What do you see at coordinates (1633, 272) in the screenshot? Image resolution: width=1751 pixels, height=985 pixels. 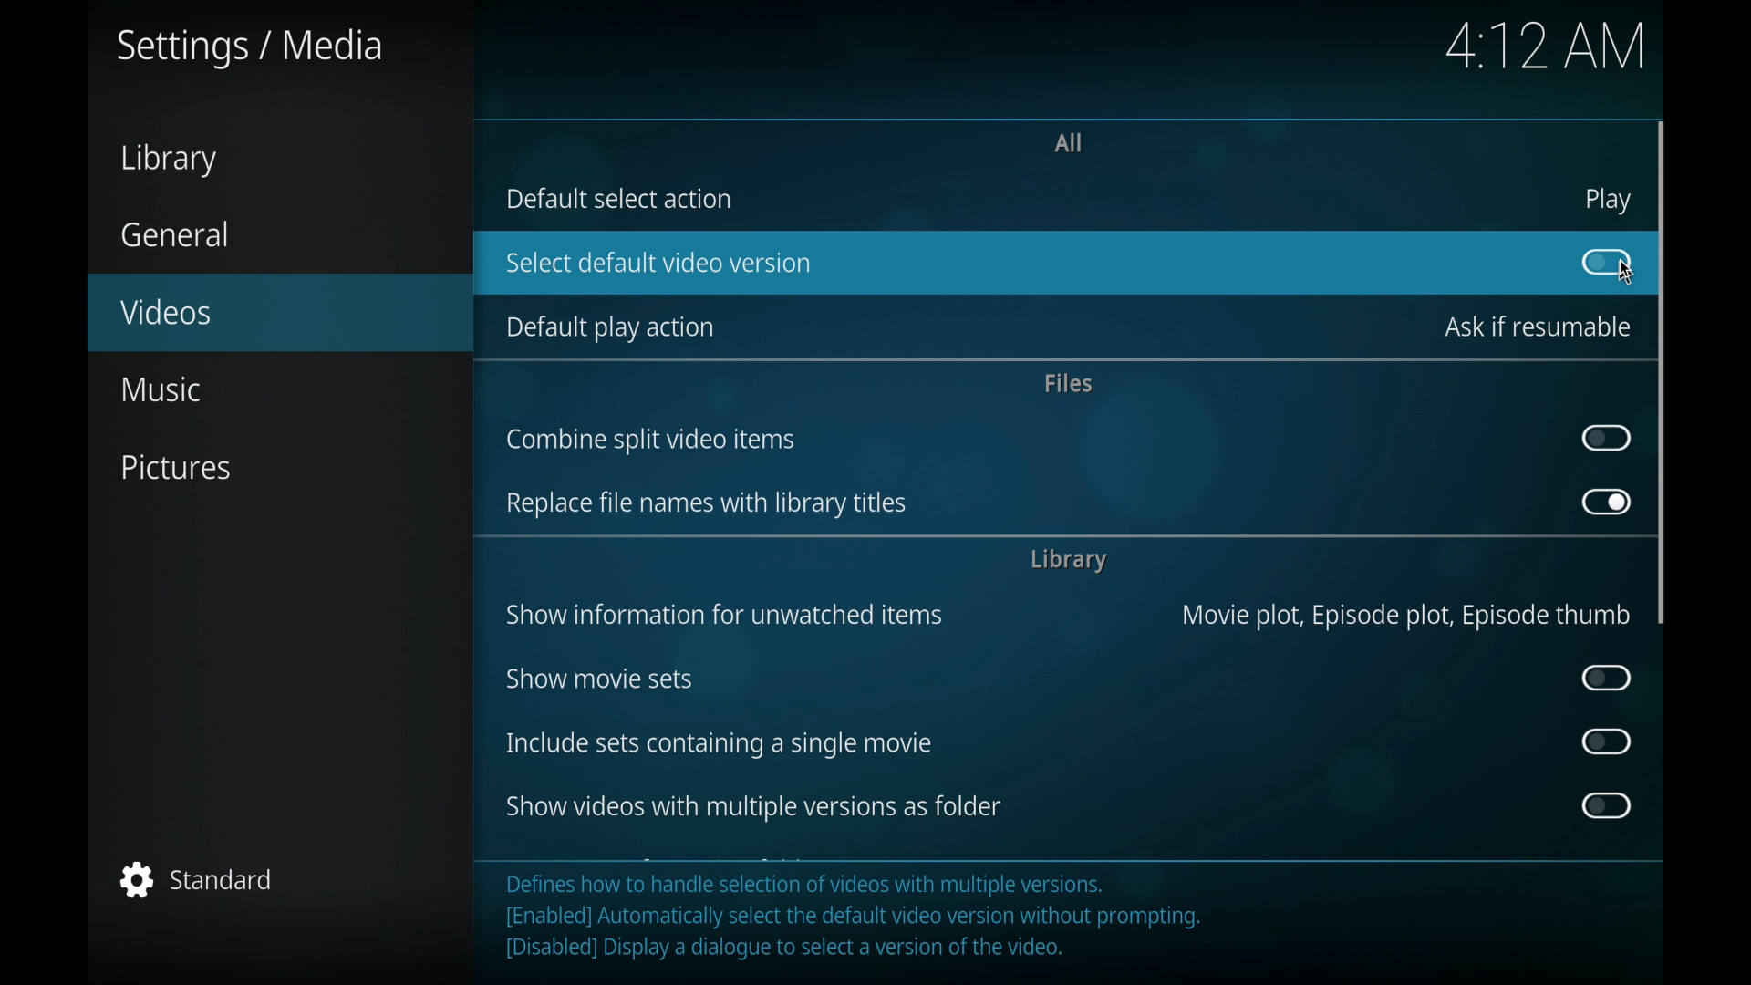 I see `cursor` at bounding box center [1633, 272].